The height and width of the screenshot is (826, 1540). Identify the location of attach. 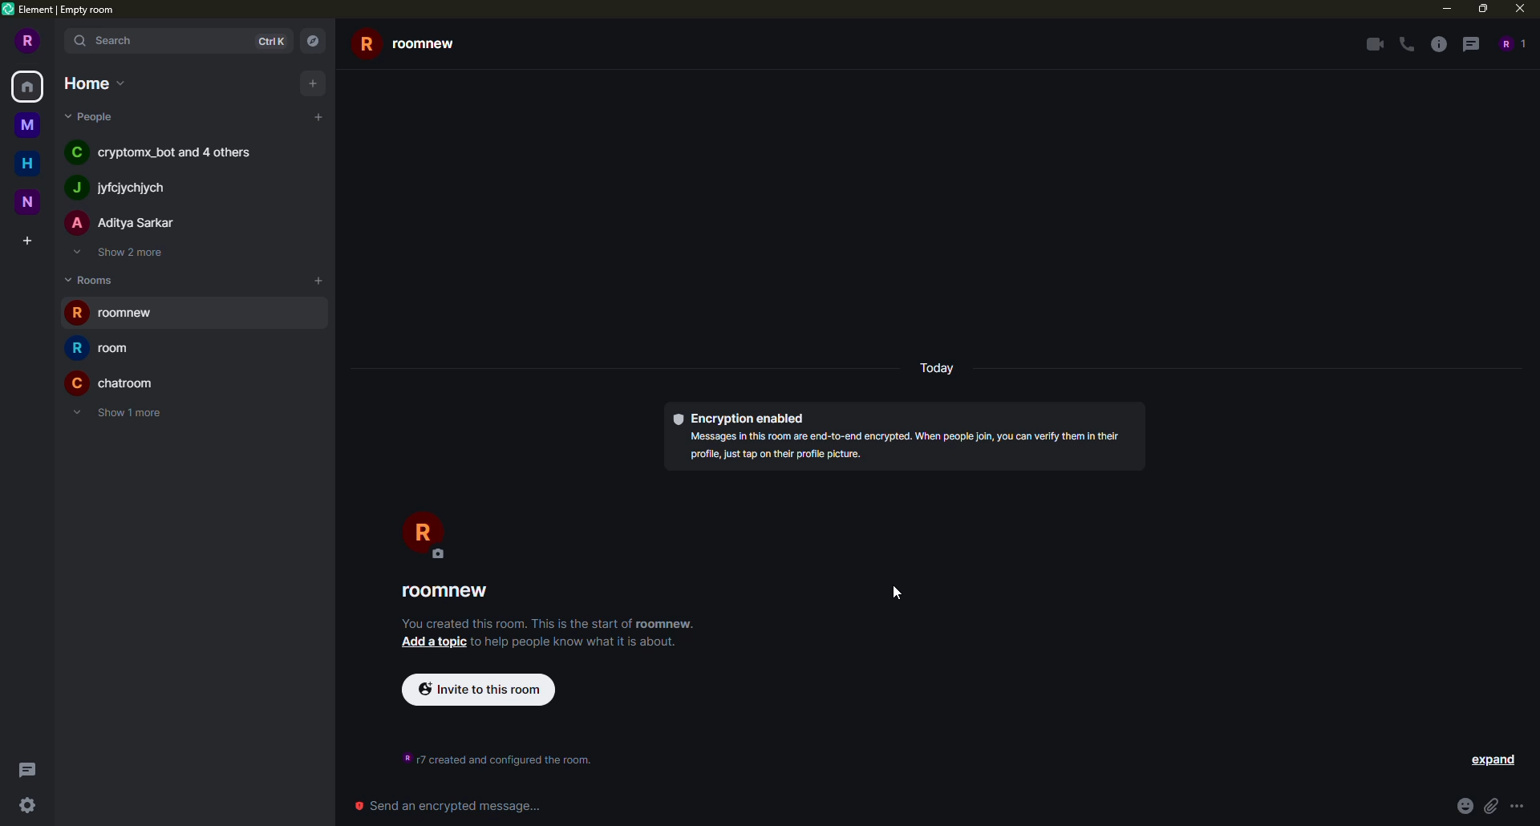
(1492, 806).